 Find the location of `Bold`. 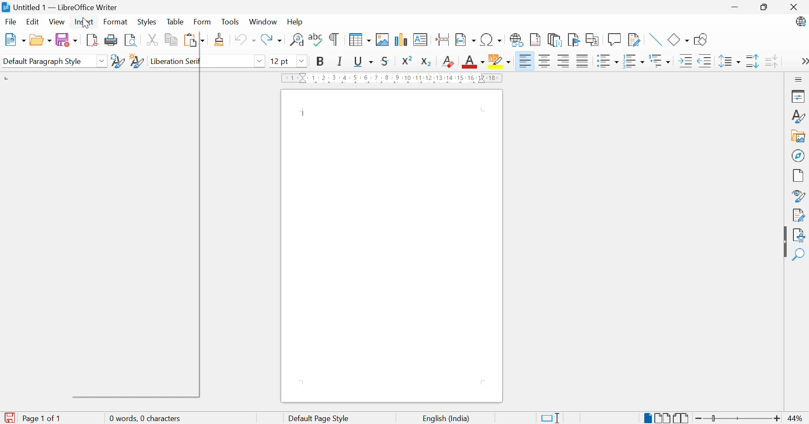

Bold is located at coordinates (321, 62).